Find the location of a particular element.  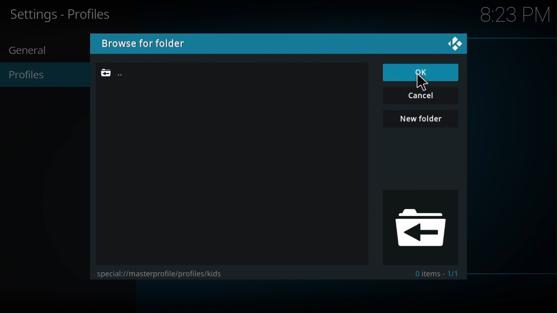

general is located at coordinates (29, 50).